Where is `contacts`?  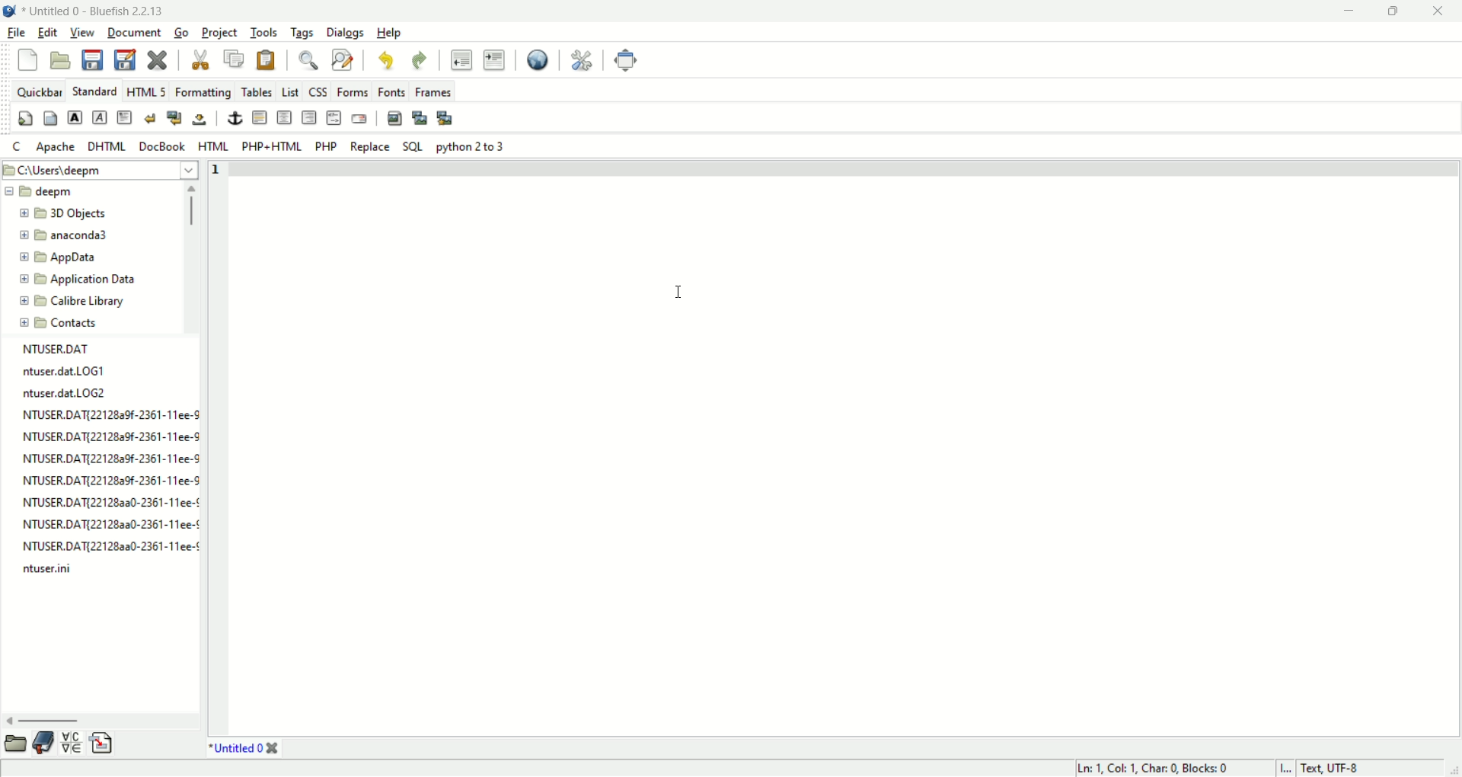
contacts is located at coordinates (59, 323).